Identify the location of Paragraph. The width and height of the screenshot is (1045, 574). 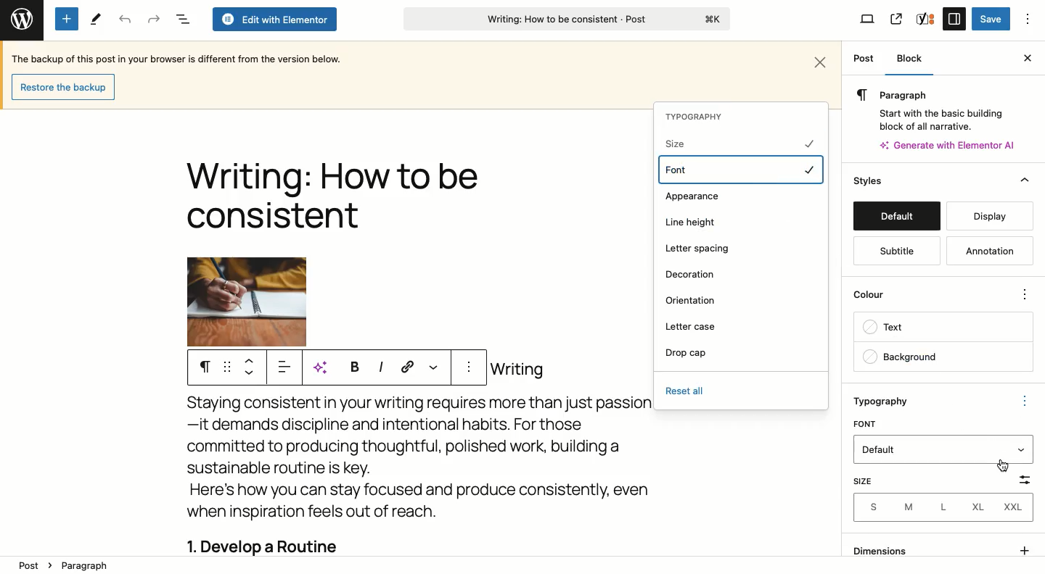
(933, 94).